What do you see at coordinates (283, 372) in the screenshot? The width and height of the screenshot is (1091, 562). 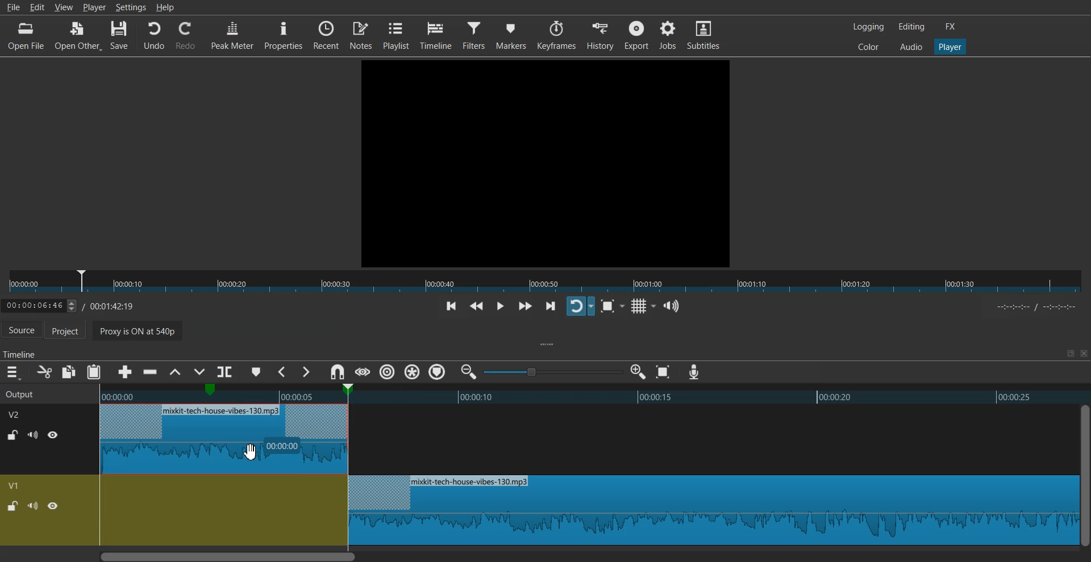 I see `Previous Marker` at bounding box center [283, 372].